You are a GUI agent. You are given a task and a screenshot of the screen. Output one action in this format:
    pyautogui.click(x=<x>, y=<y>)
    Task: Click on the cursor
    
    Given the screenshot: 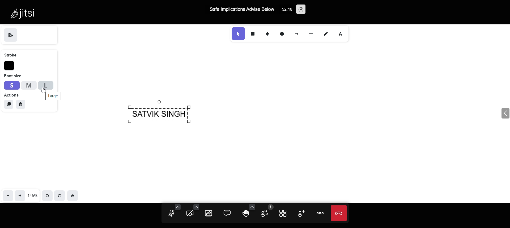 What is the action you would take?
    pyautogui.click(x=44, y=90)
    